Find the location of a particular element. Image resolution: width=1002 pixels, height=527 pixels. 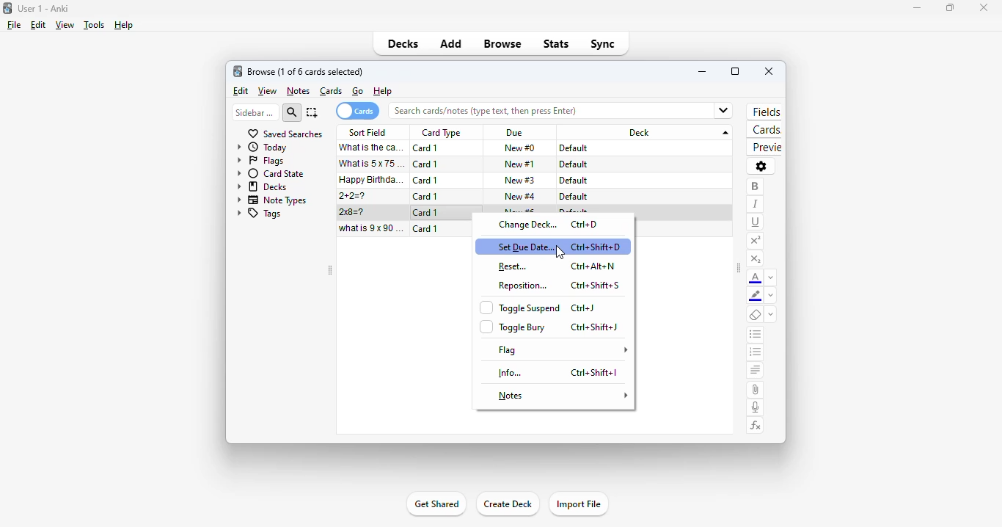

set due date is located at coordinates (524, 247).